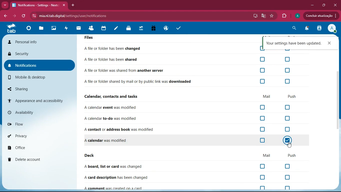 The height and width of the screenshot is (192, 341). I want to click on file changed, so click(114, 48).